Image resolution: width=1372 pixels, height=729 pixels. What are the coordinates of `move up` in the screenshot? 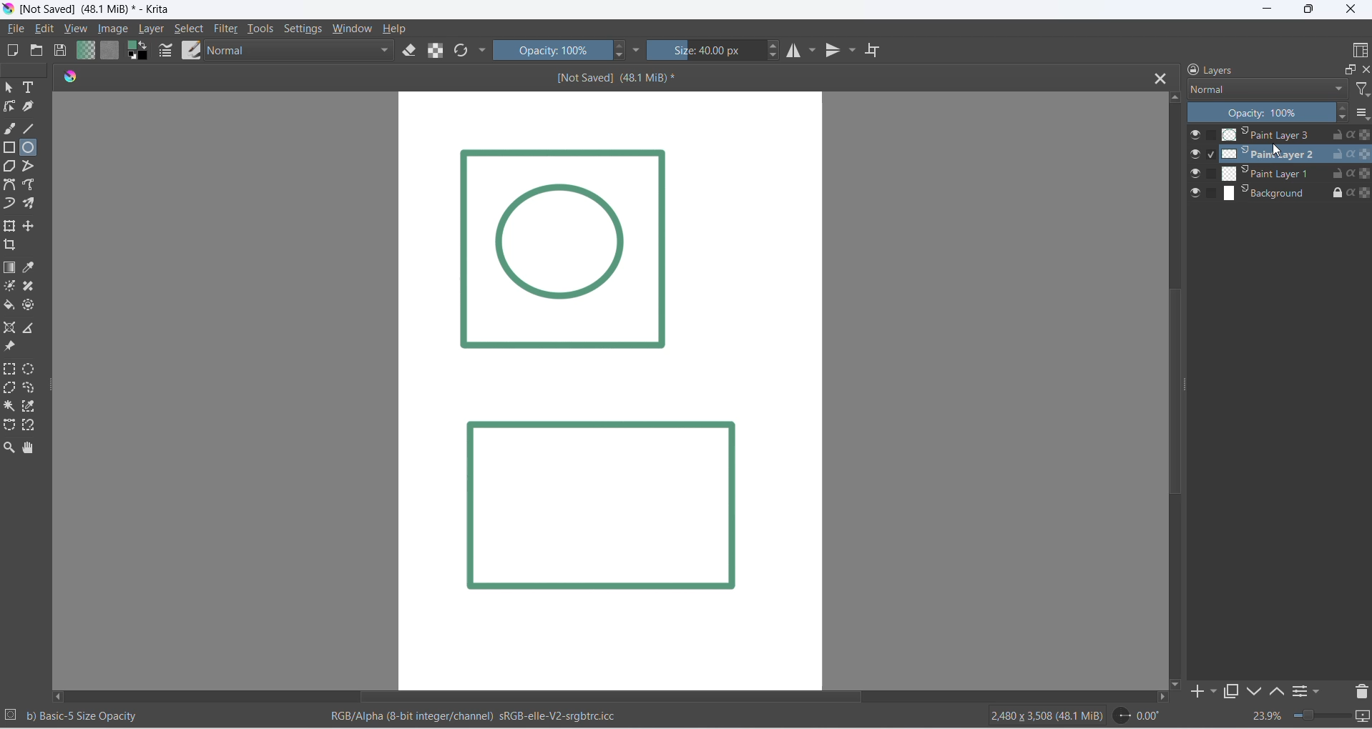 It's located at (1276, 691).